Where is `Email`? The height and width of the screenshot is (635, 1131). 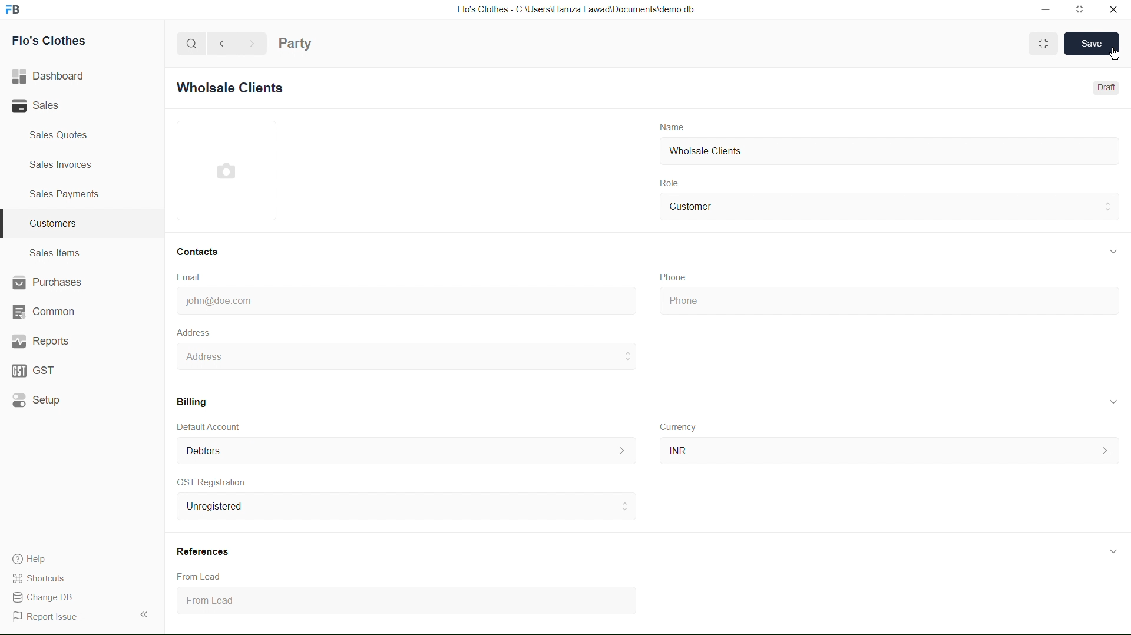
Email is located at coordinates (190, 277).